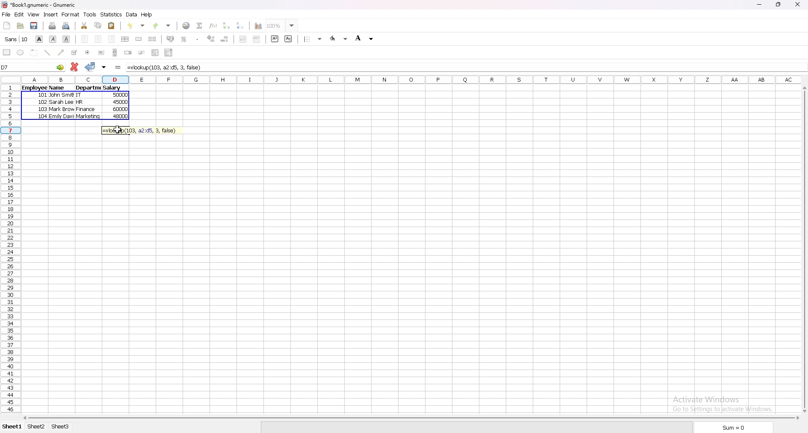 The width and height of the screenshot is (808, 433). Describe the element at coordinates (128, 52) in the screenshot. I see `spin button` at that location.